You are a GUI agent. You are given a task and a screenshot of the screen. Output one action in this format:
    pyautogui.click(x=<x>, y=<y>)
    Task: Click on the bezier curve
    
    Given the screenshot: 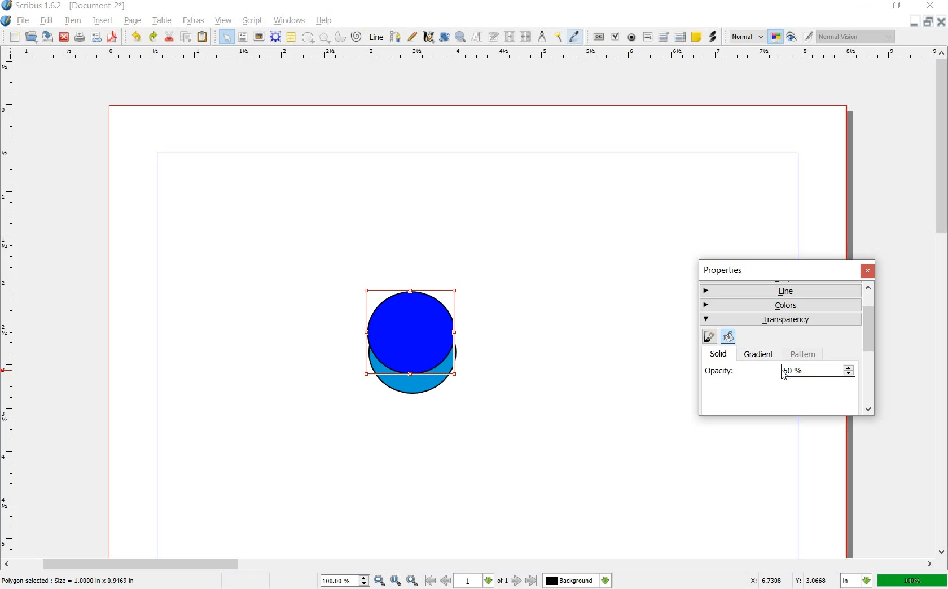 What is the action you would take?
    pyautogui.click(x=396, y=37)
    